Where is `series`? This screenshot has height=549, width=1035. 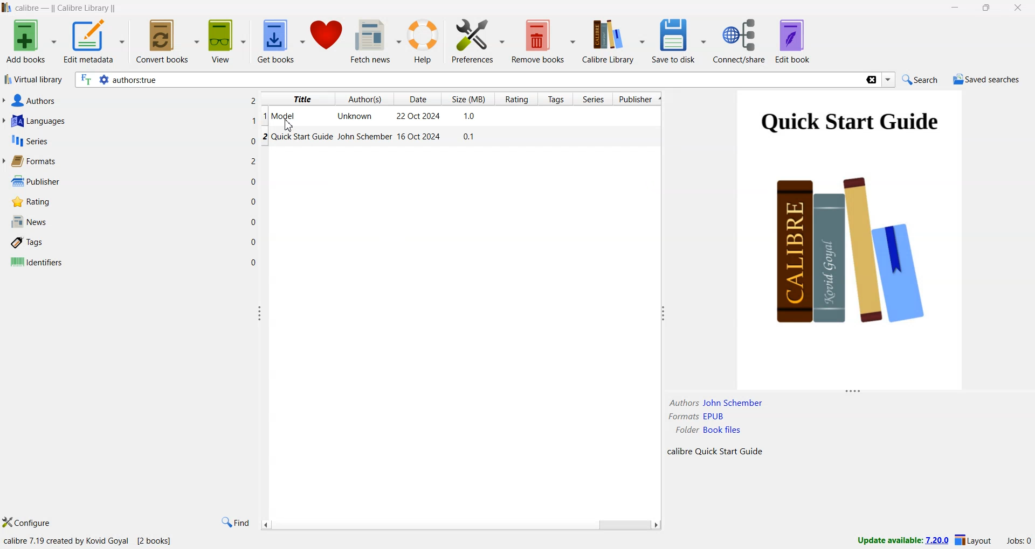 series is located at coordinates (29, 143).